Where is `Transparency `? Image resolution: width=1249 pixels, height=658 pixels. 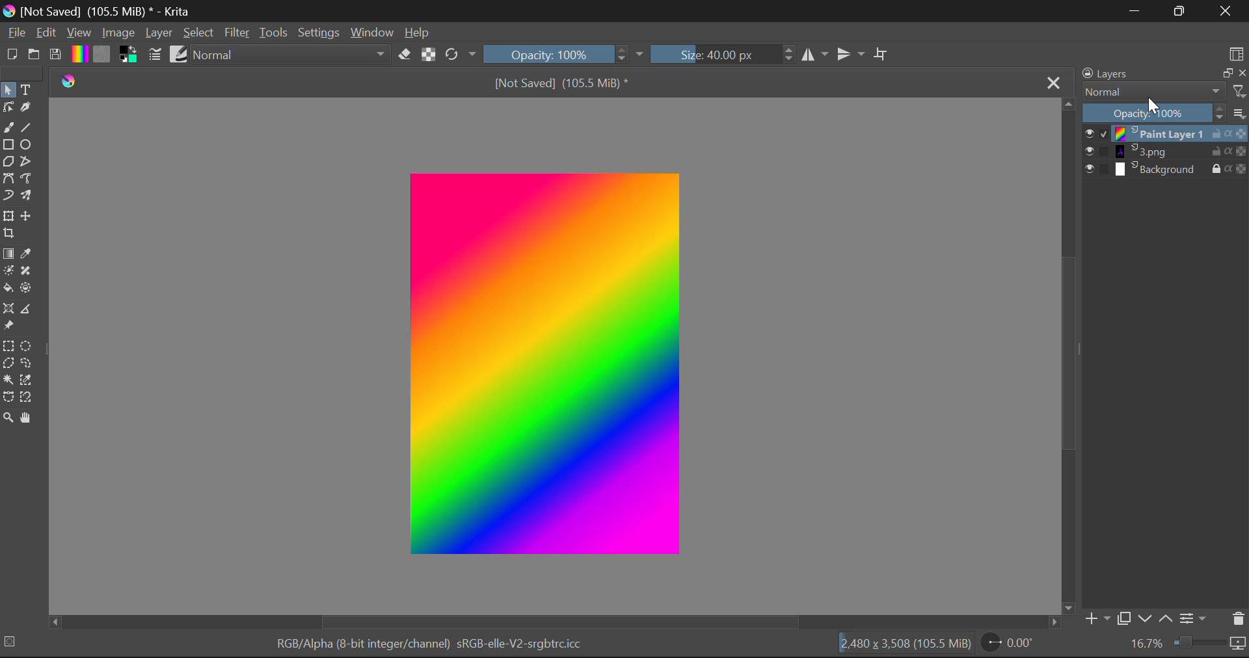 Transparency  is located at coordinates (1241, 151).